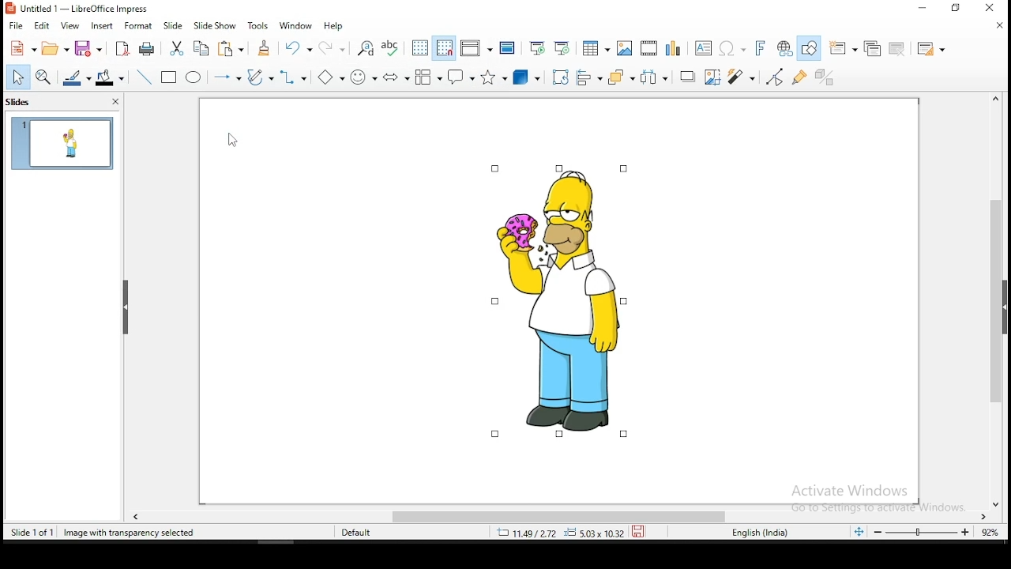 This screenshot has width=1011, height=569. Describe the element at coordinates (994, 27) in the screenshot. I see `close` at that location.